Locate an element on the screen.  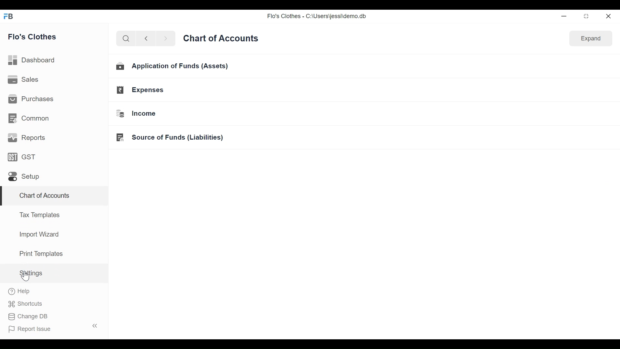
Expand is located at coordinates (590, 39).